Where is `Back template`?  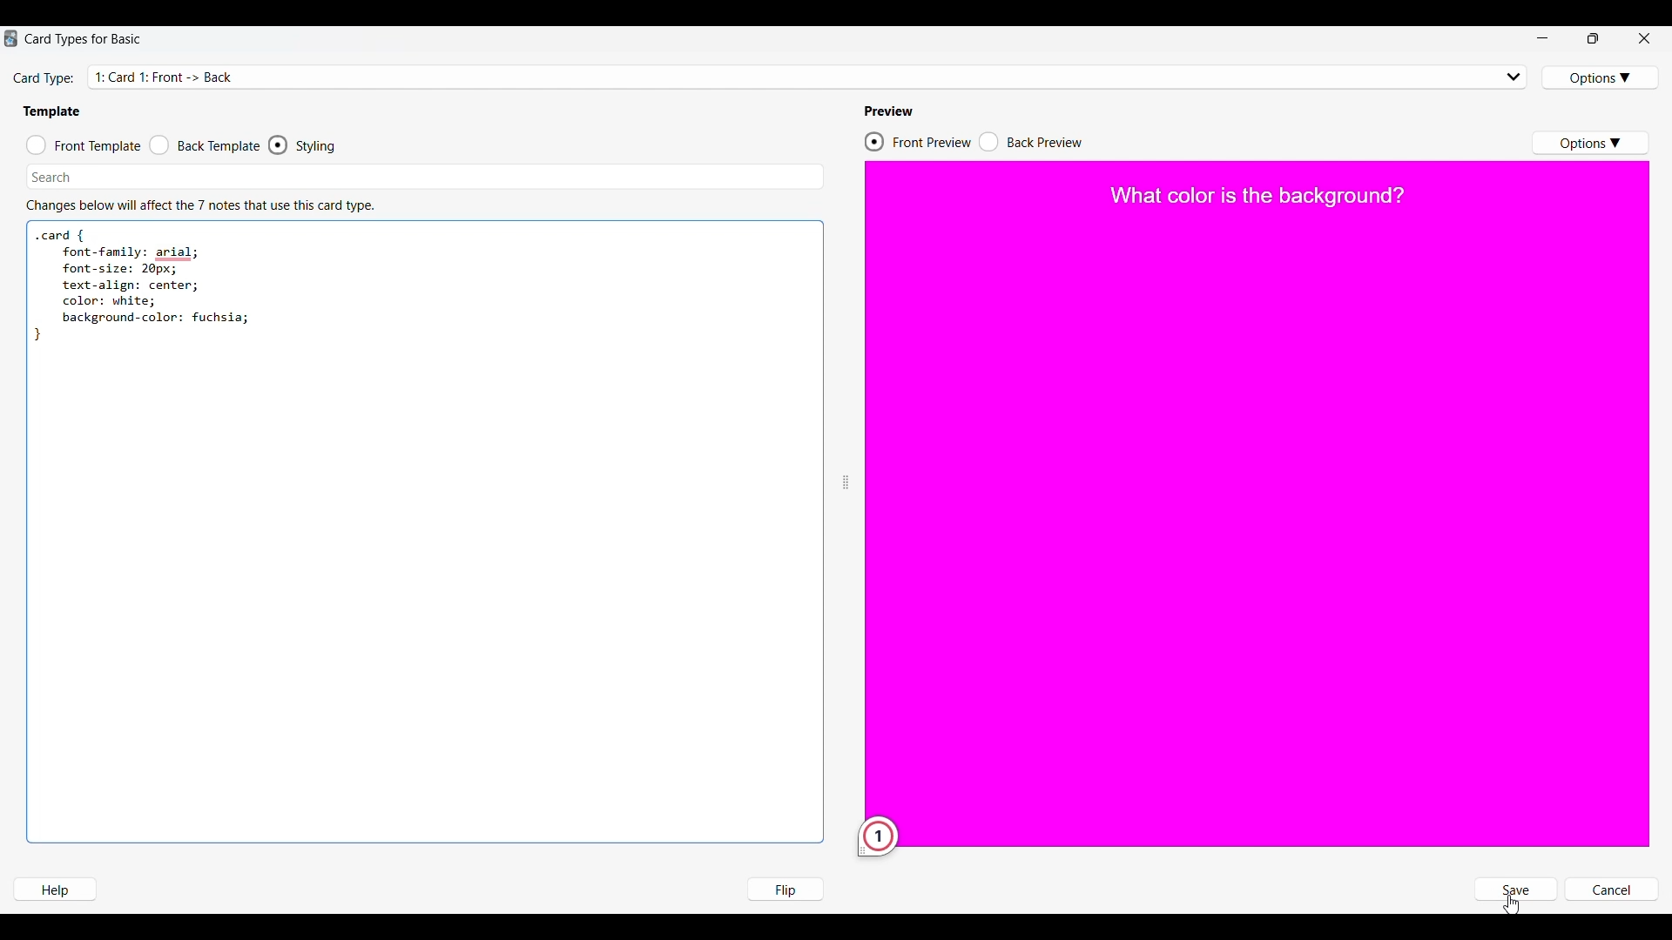
Back template is located at coordinates (205, 145).